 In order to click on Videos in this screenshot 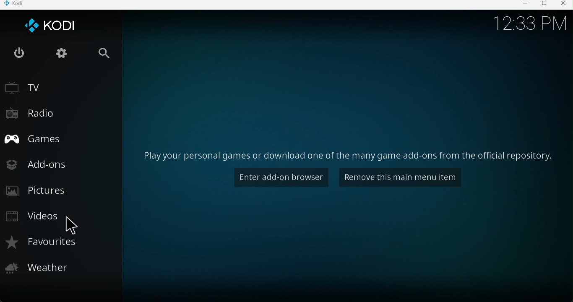, I will do `click(31, 217)`.